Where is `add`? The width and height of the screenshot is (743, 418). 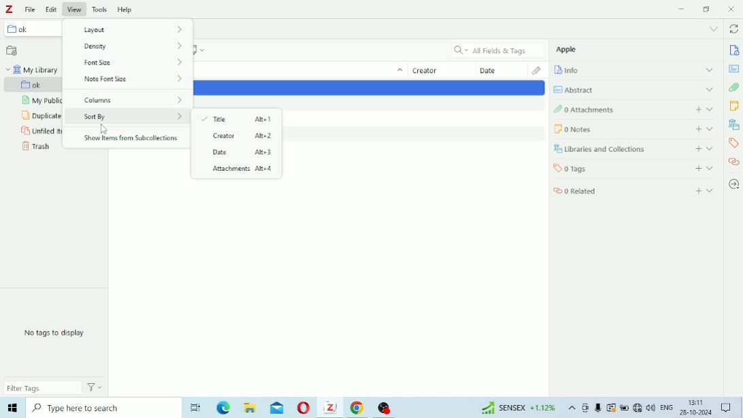 add is located at coordinates (696, 128).